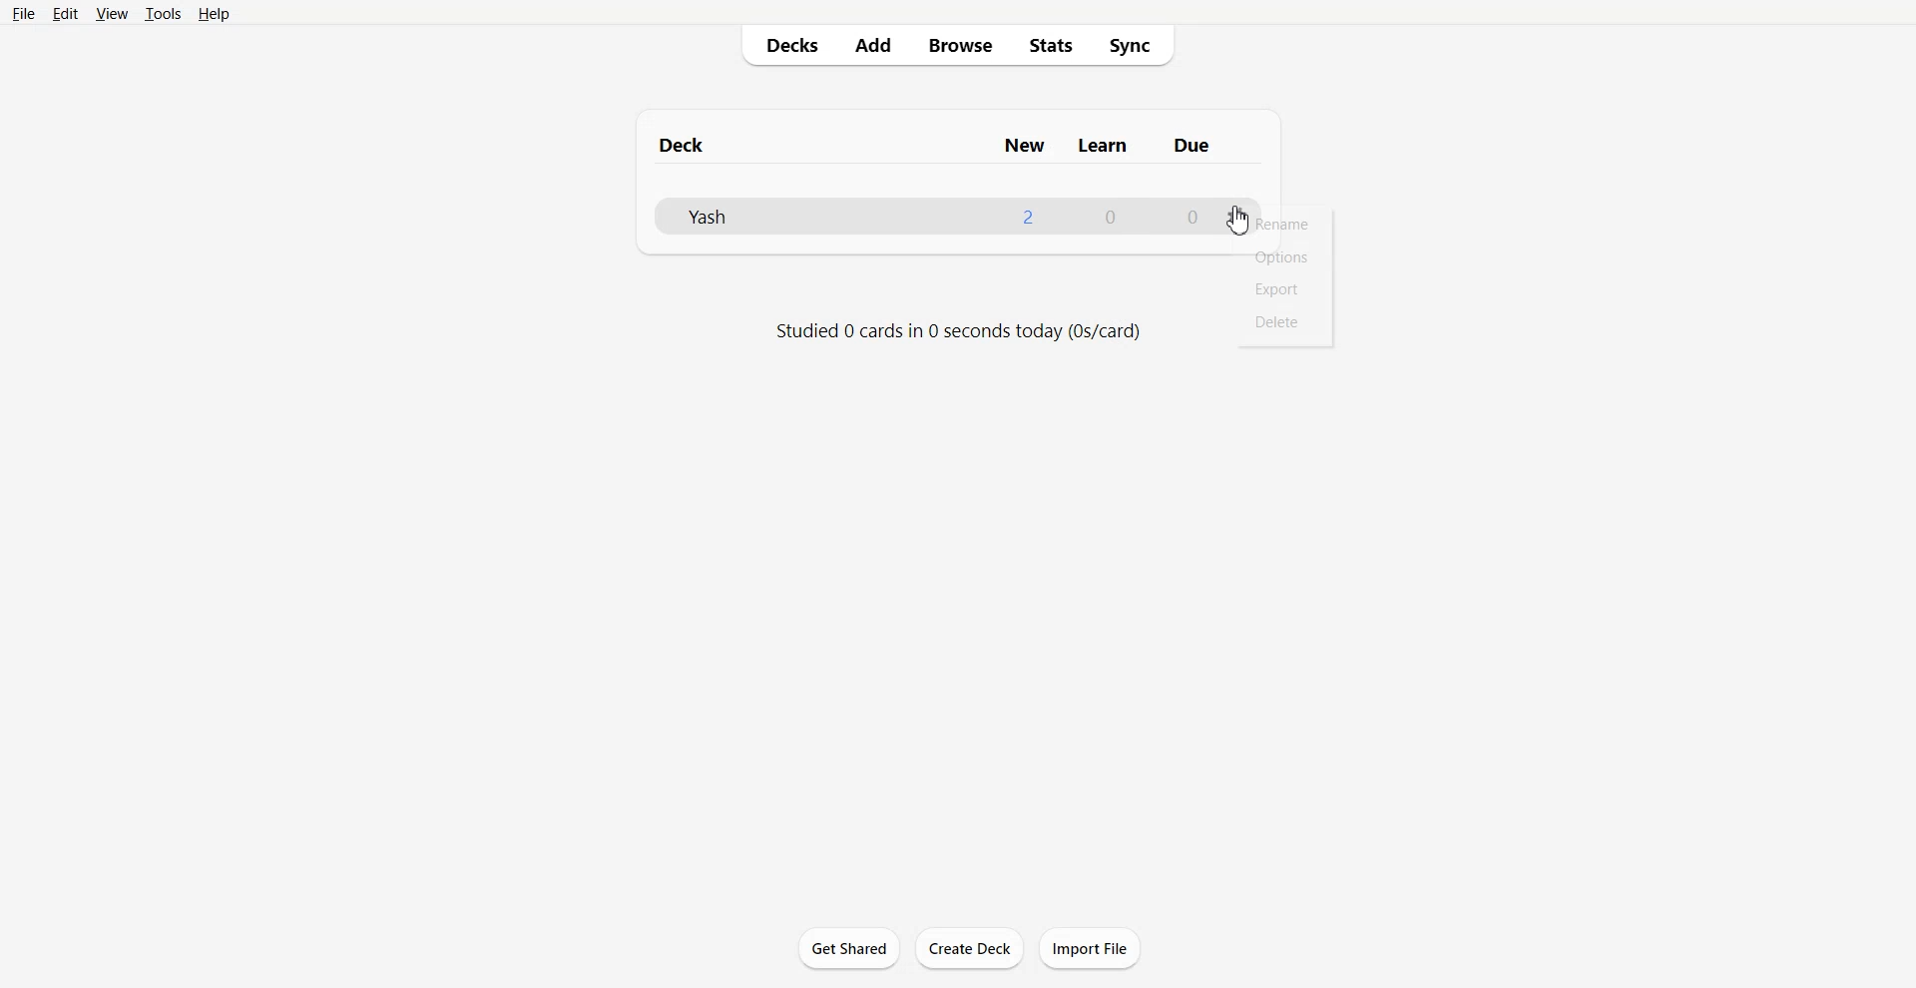 The height and width of the screenshot is (988, 1916). What do you see at coordinates (1276, 290) in the screenshot?
I see `export` at bounding box center [1276, 290].